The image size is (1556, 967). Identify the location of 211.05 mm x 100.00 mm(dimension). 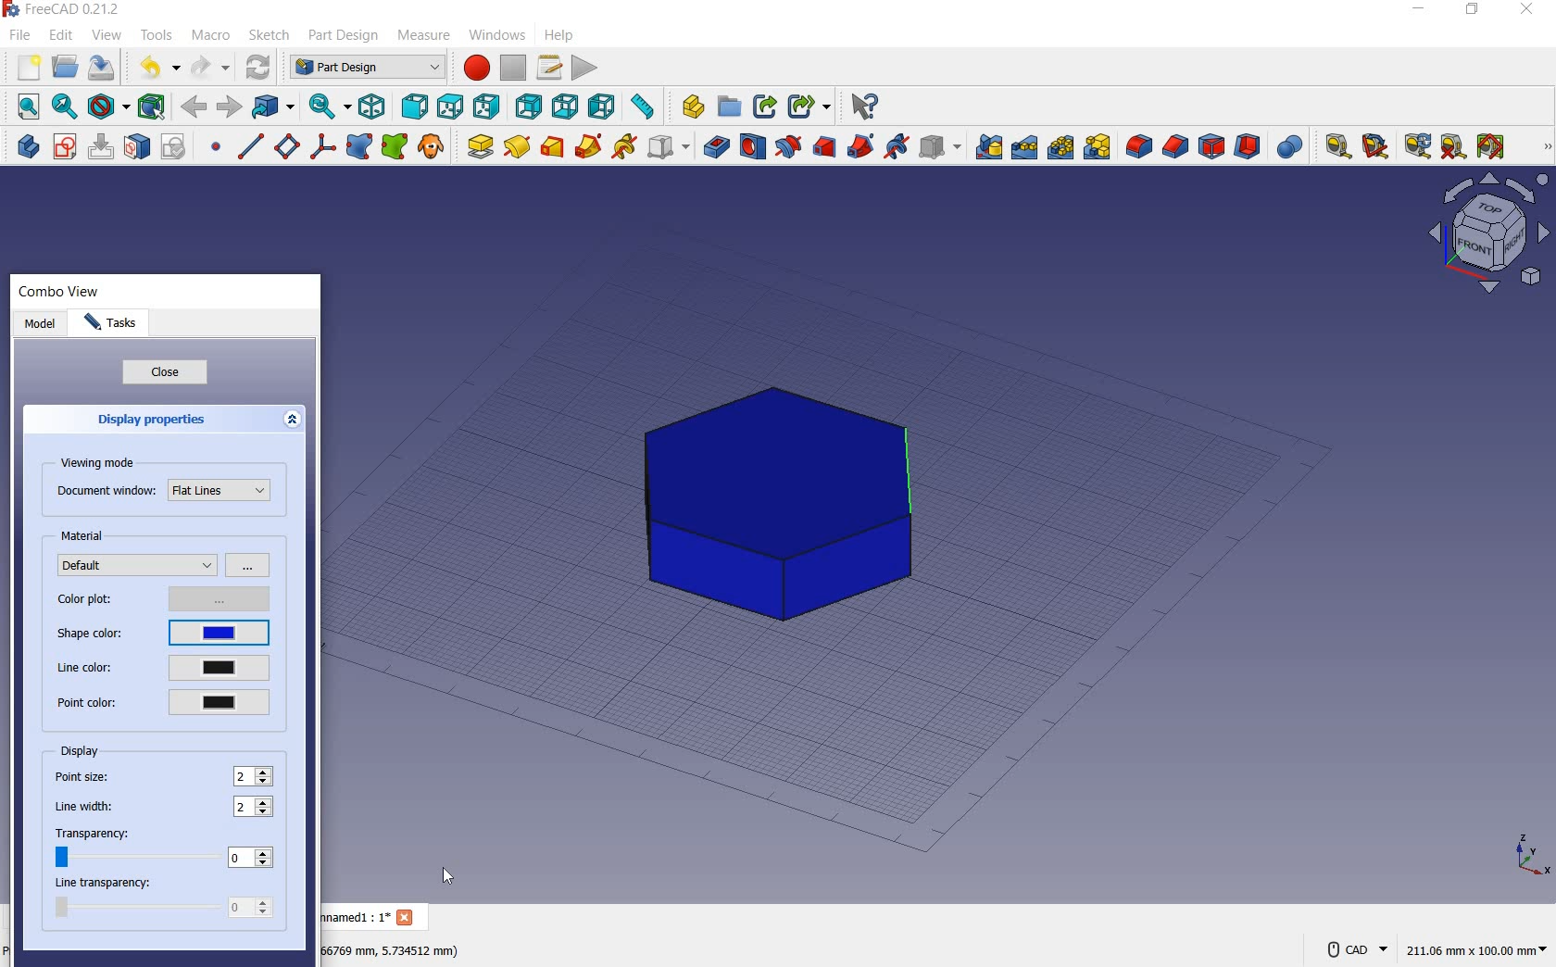
(1476, 952).